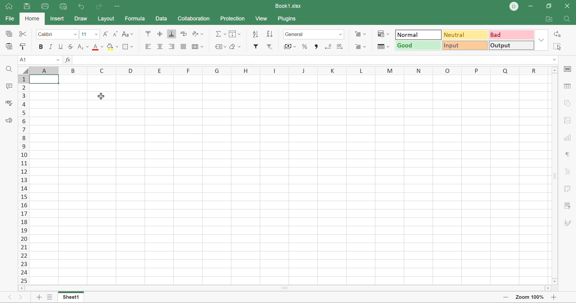 This screenshot has width=576, height=303. What do you see at coordinates (568, 138) in the screenshot?
I see `chart settings` at bounding box center [568, 138].